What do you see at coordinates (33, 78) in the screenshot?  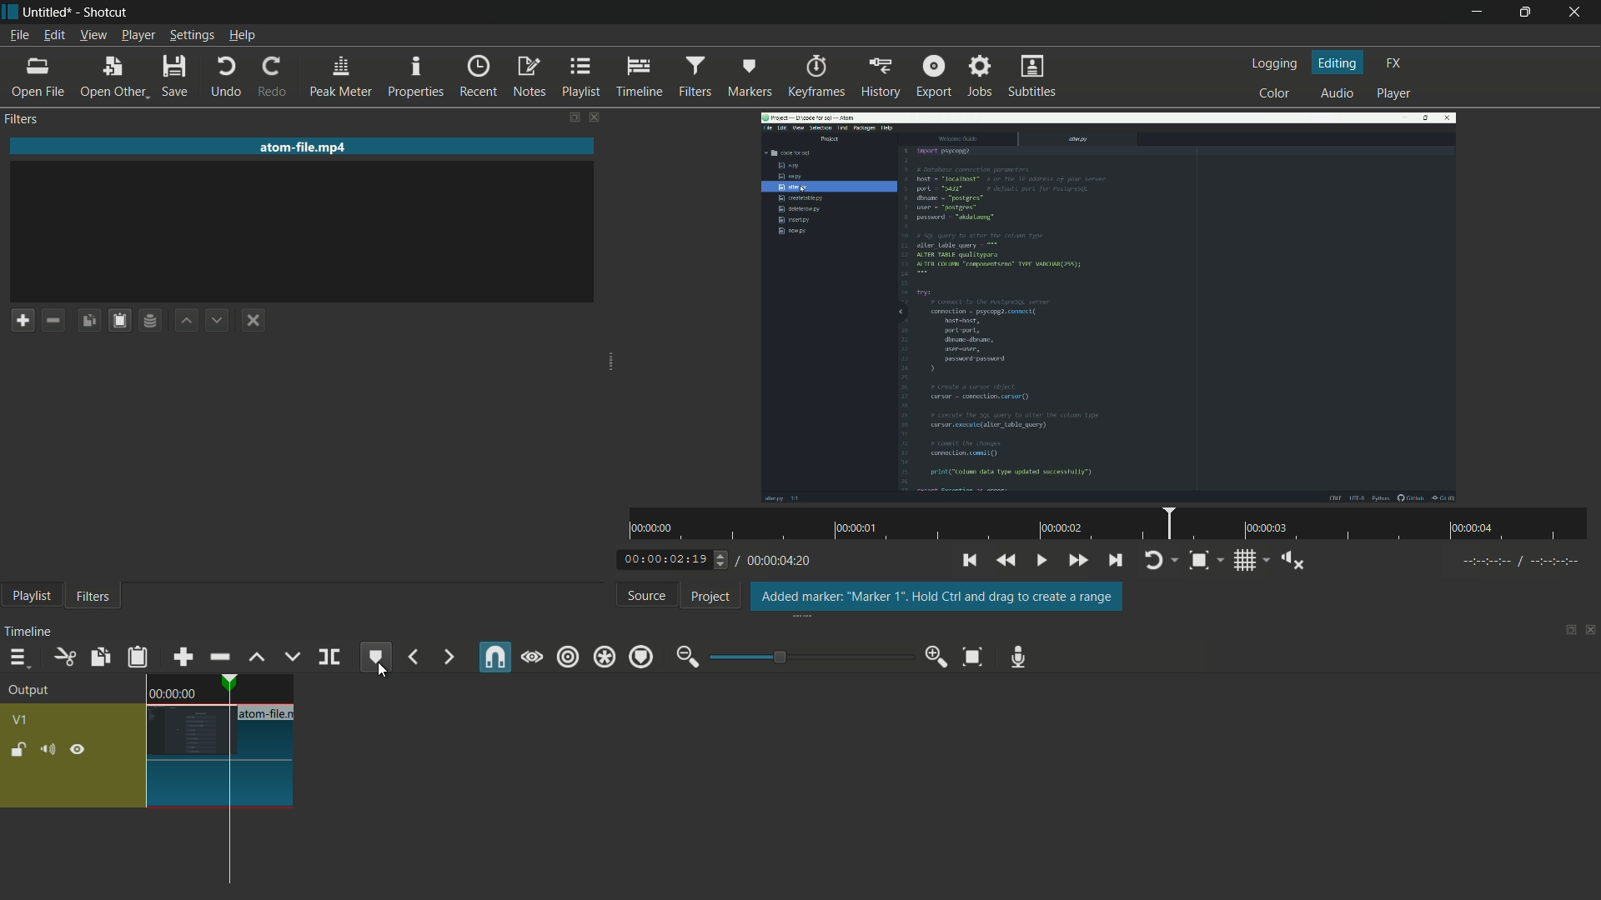 I see `open file` at bounding box center [33, 78].